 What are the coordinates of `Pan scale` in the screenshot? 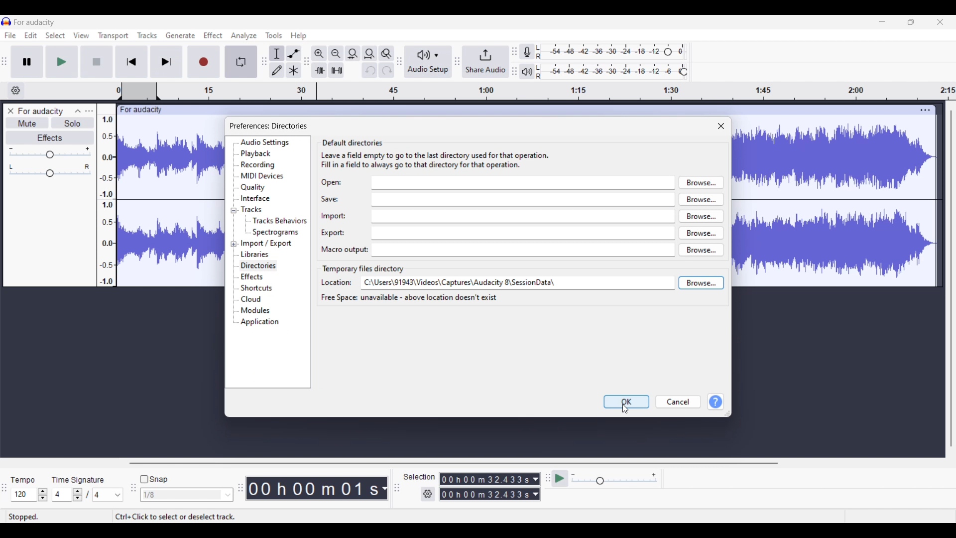 It's located at (50, 171).